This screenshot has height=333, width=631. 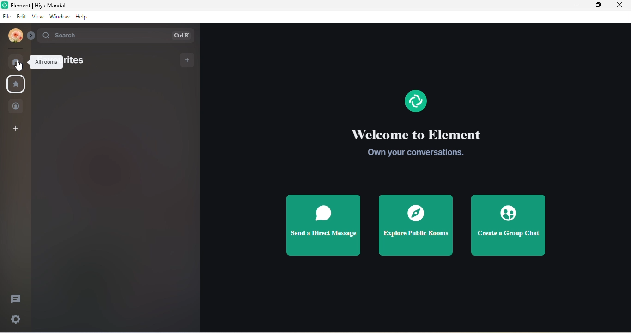 I want to click on File, so click(x=7, y=16).